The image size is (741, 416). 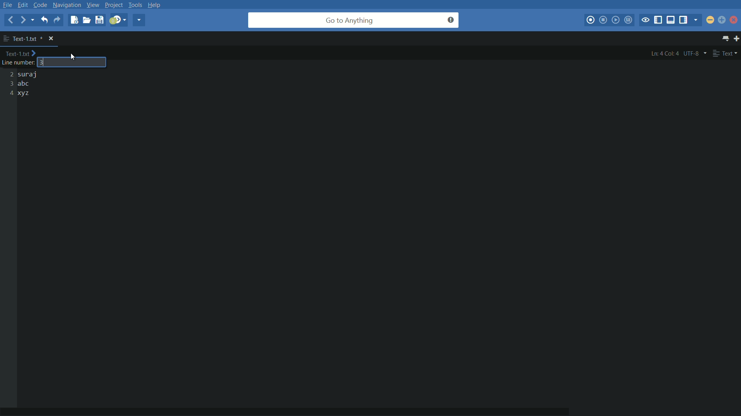 What do you see at coordinates (726, 54) in the screenshot?
I see `text` at bounding box center [726, 54].